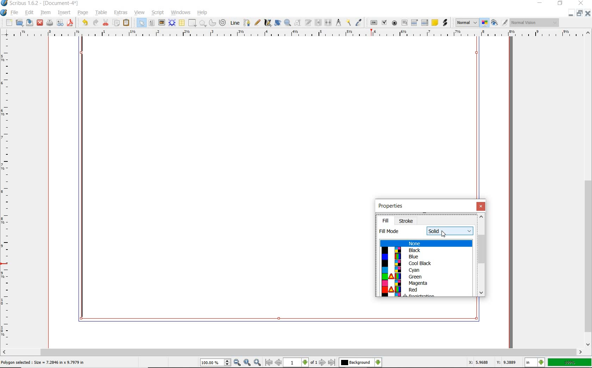 The height and width of the screenshot is (368, 592). Describe the element at coordinates (426, 244) in the screenshot. I see `none` at that location.